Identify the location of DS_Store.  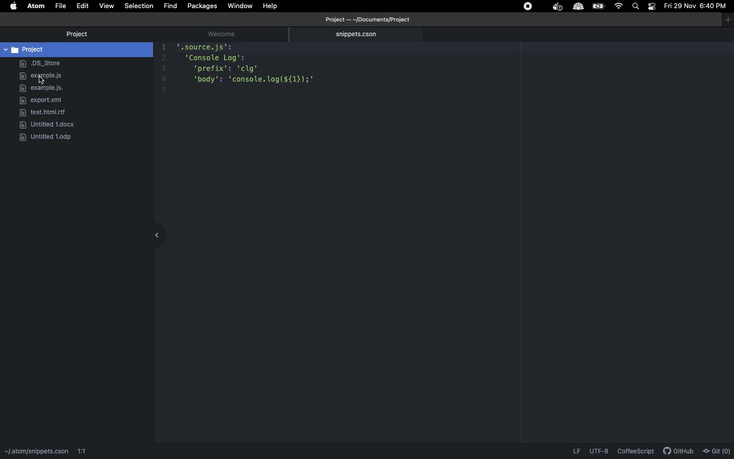
(40, 64).